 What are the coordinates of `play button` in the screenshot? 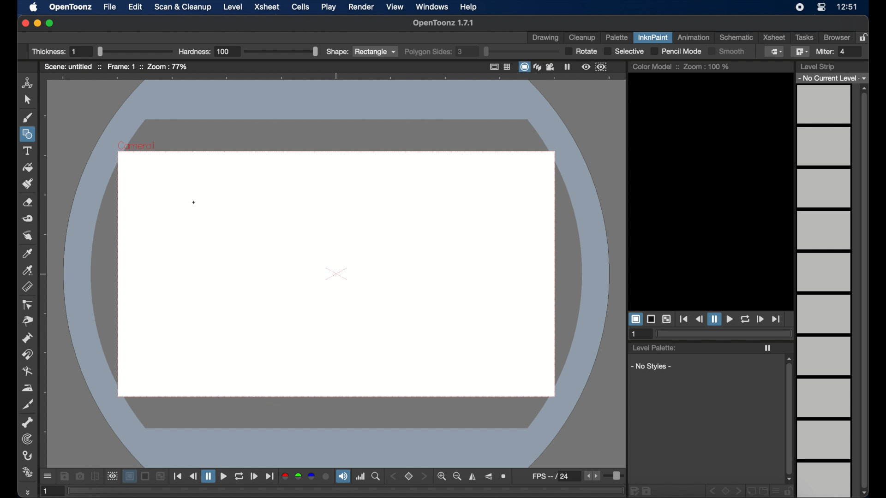 It's located at (224, 477).